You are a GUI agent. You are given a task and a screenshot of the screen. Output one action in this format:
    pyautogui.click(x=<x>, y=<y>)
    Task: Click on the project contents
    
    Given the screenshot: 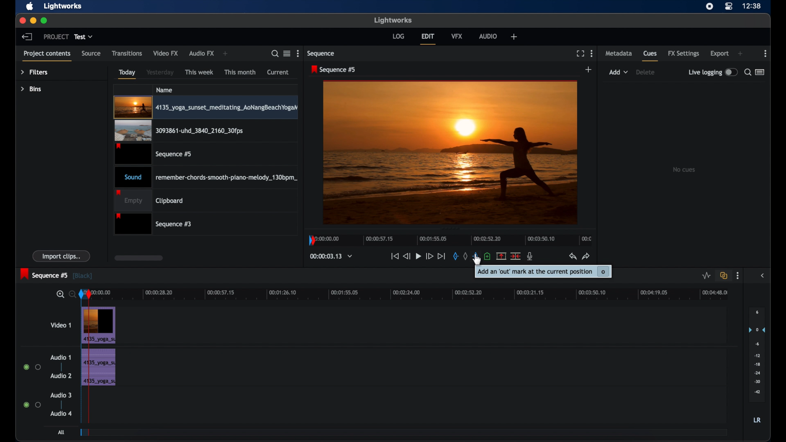 What is the action you would take?
    pyautogui.click(x=47, y=56)
    